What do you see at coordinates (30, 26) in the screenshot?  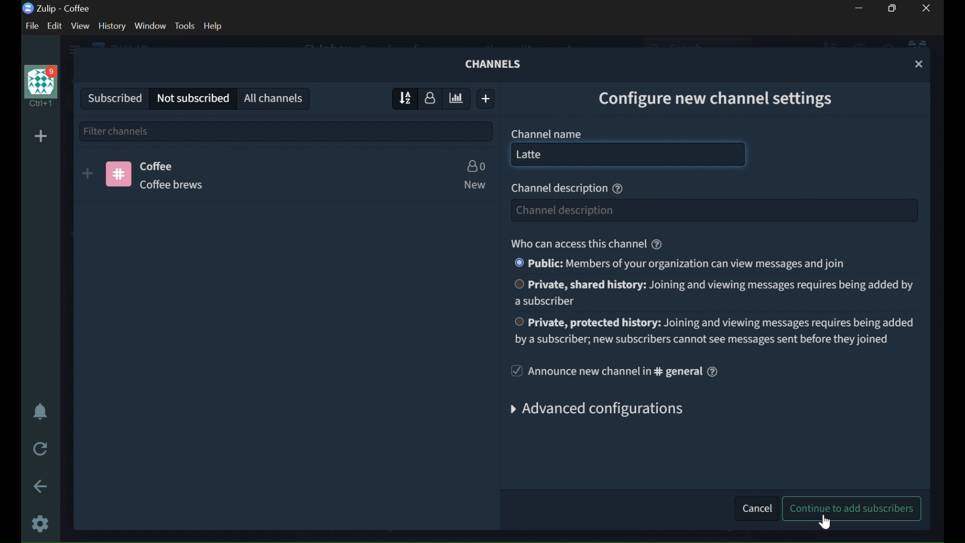 I see `FILE` at bounding box center [30, 26].